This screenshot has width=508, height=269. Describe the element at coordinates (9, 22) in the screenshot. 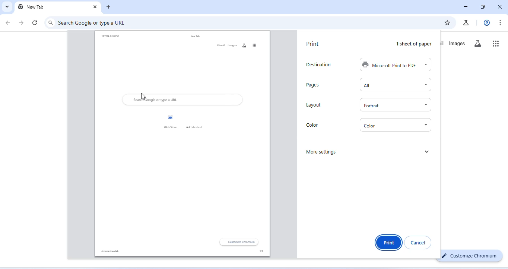

I see `go back` at that location.